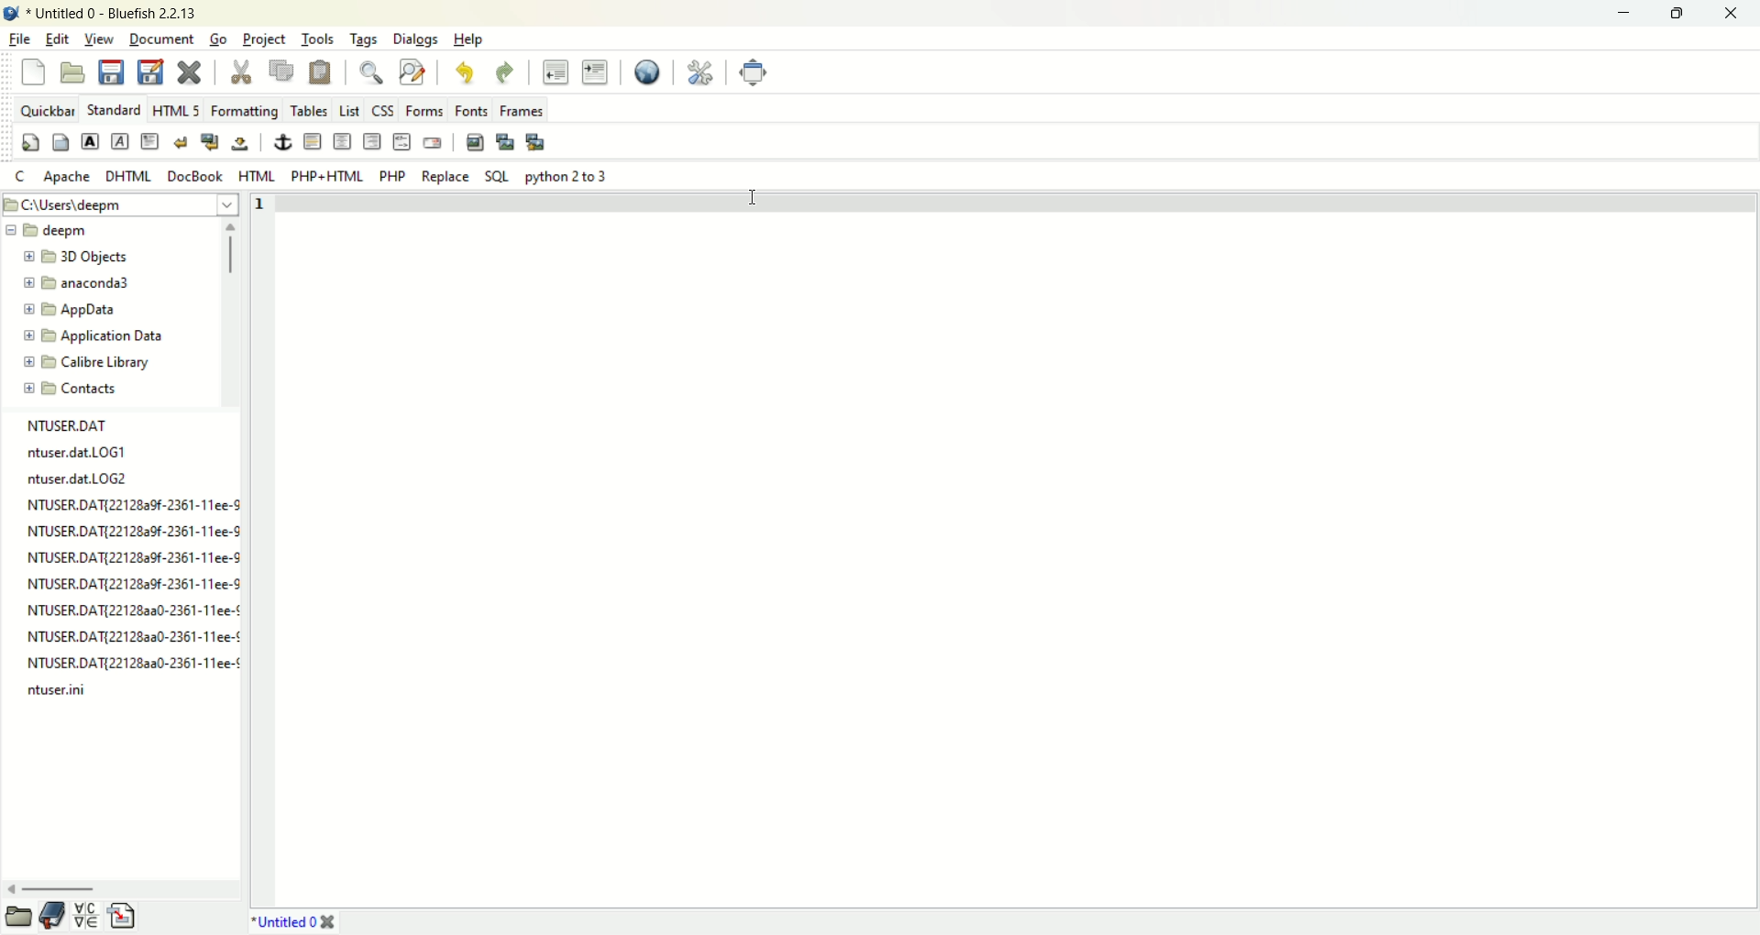 The width and height of the screenshot is (1760, 935). I want to click on editor, so click(1018, 539).